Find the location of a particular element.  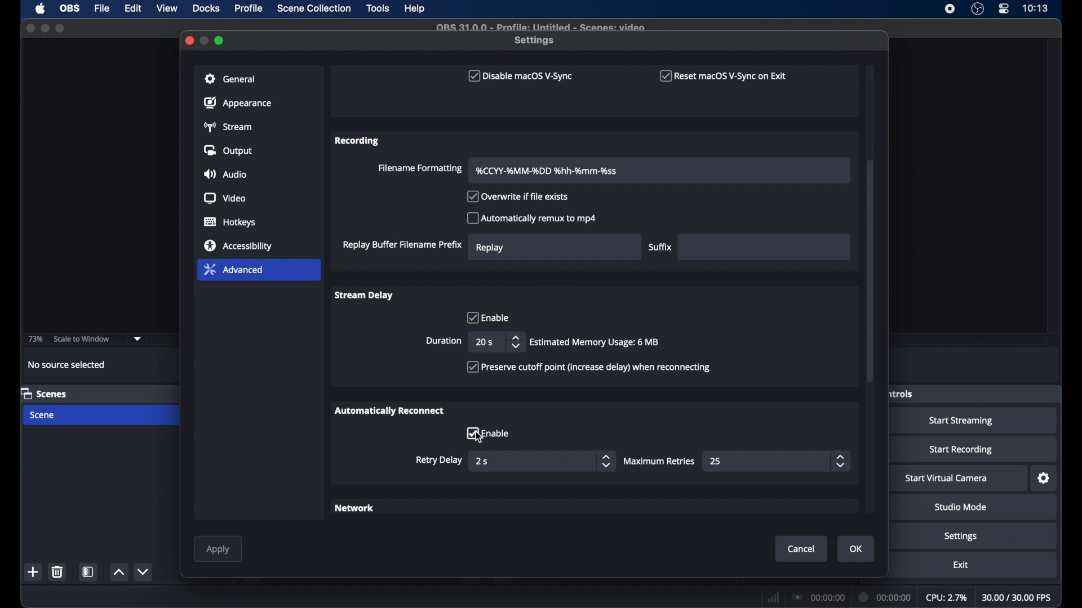

close is located at coordinates (189, 39).